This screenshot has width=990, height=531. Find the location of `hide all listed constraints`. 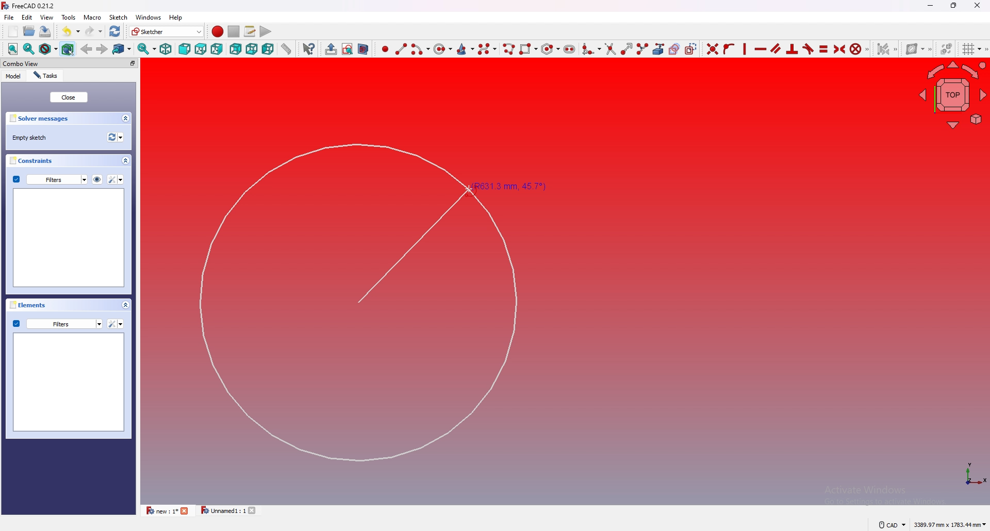

hide all listed constraints is located at coordinates (97, 179).